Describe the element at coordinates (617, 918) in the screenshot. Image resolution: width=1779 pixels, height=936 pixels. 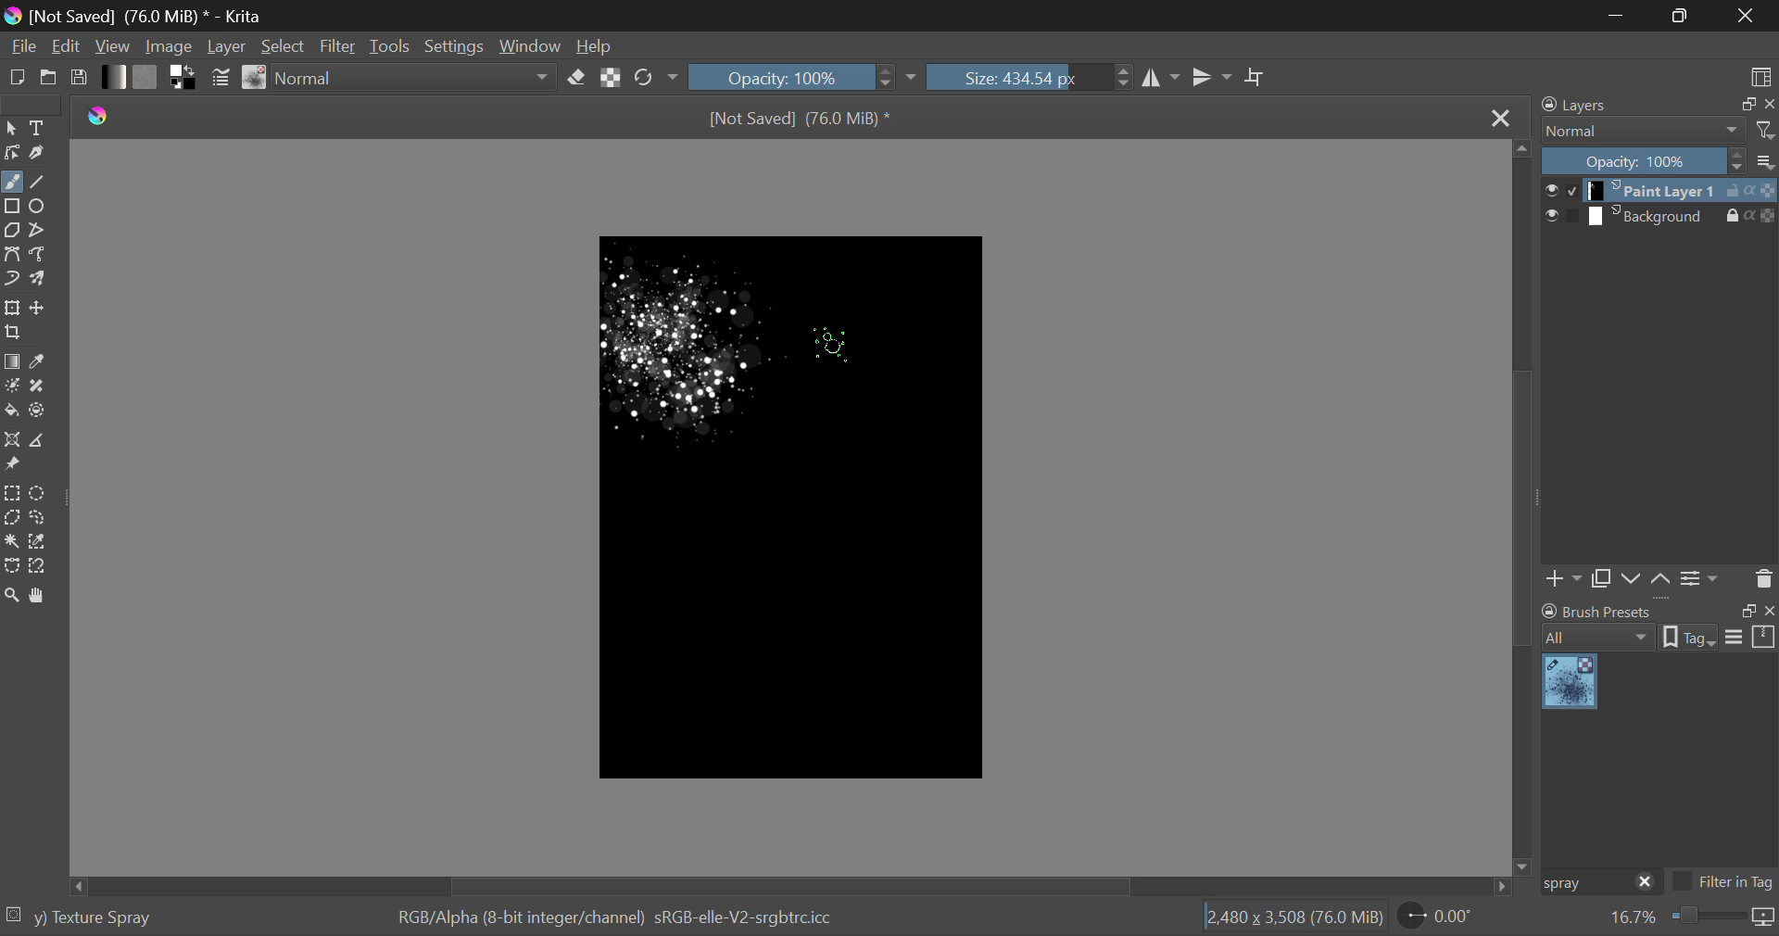
I see `RGB/Alpha (8-bit integer/channel) sRGB-elle-V2-srgbtrcicc` at that location.